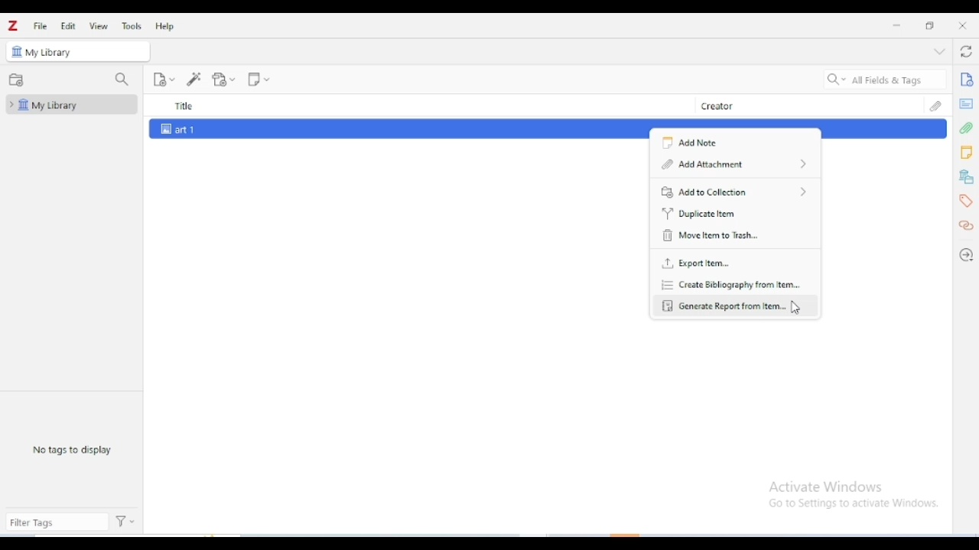 Image resolution: width=979 pixels, height=550 pixels. I want to click on export item, so click(696, 264).